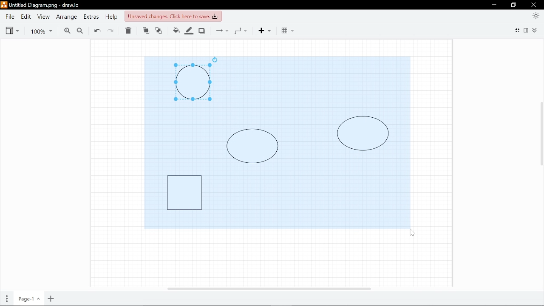 The height and width of the screenshot is (306, 544). Describe the element at coordinates (172, 16) in the screenshot. I see `Unsaved changes. Click here to save` at that location.